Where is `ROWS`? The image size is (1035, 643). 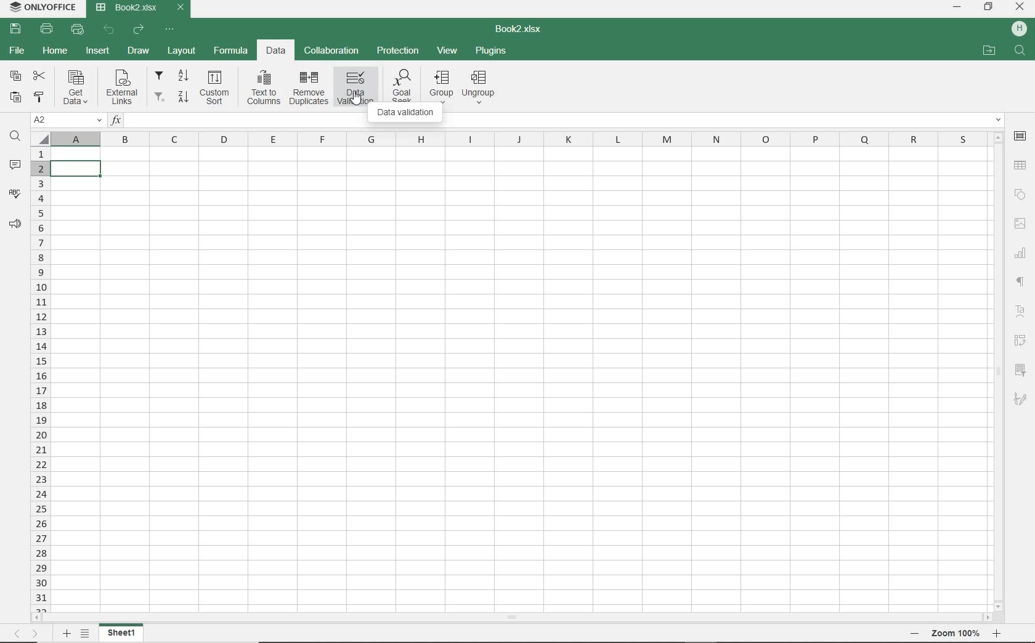
ROWS is located at coordinates (39, 376).